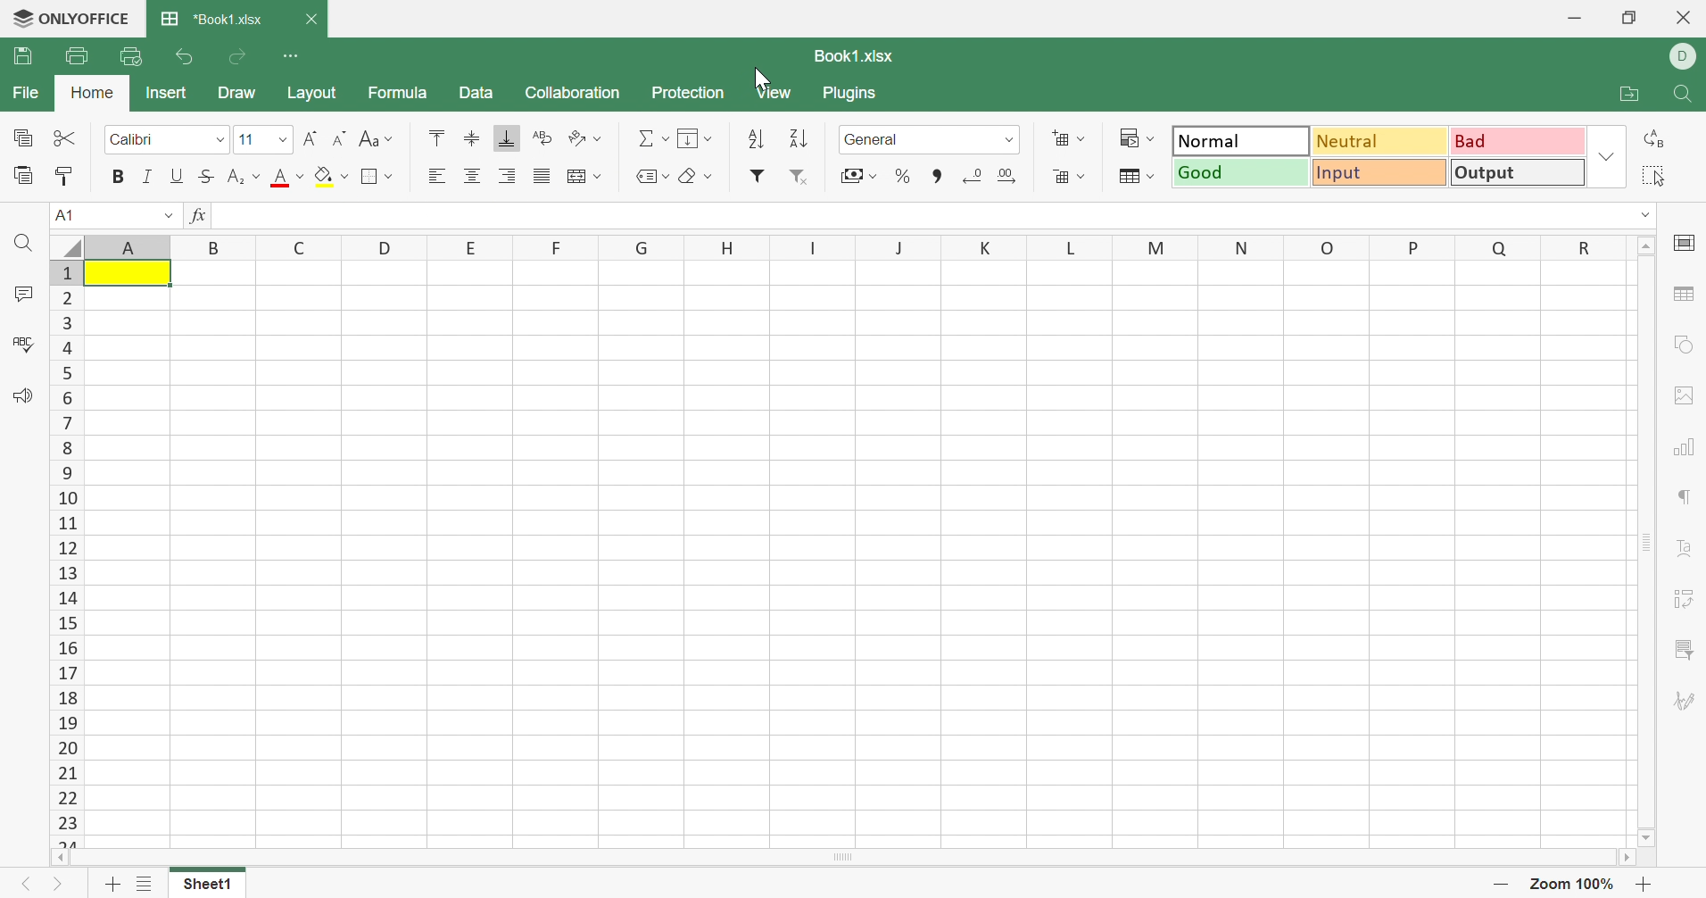 The height and width of the screenshot is (898, 1706). Describe the element at coordinates (1683, 448) in the screenshot. I see `Chart settings` at that location.